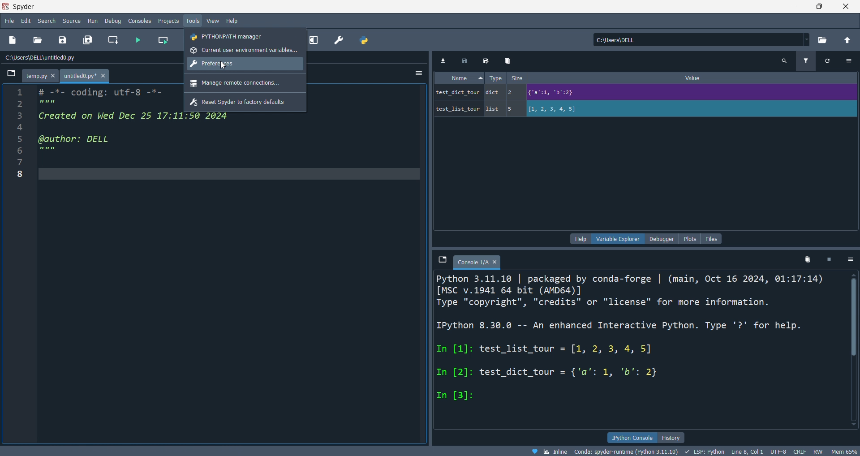 This screenshot has width=860, height=456. I want to click on open directory, so click(847, 40).